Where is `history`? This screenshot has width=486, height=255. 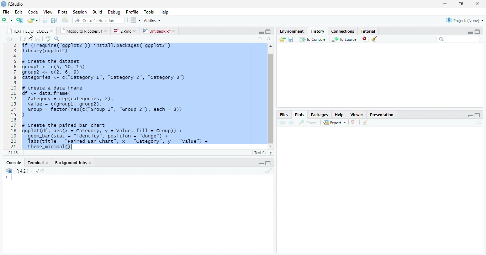
history is located at coordinates (317, 31).